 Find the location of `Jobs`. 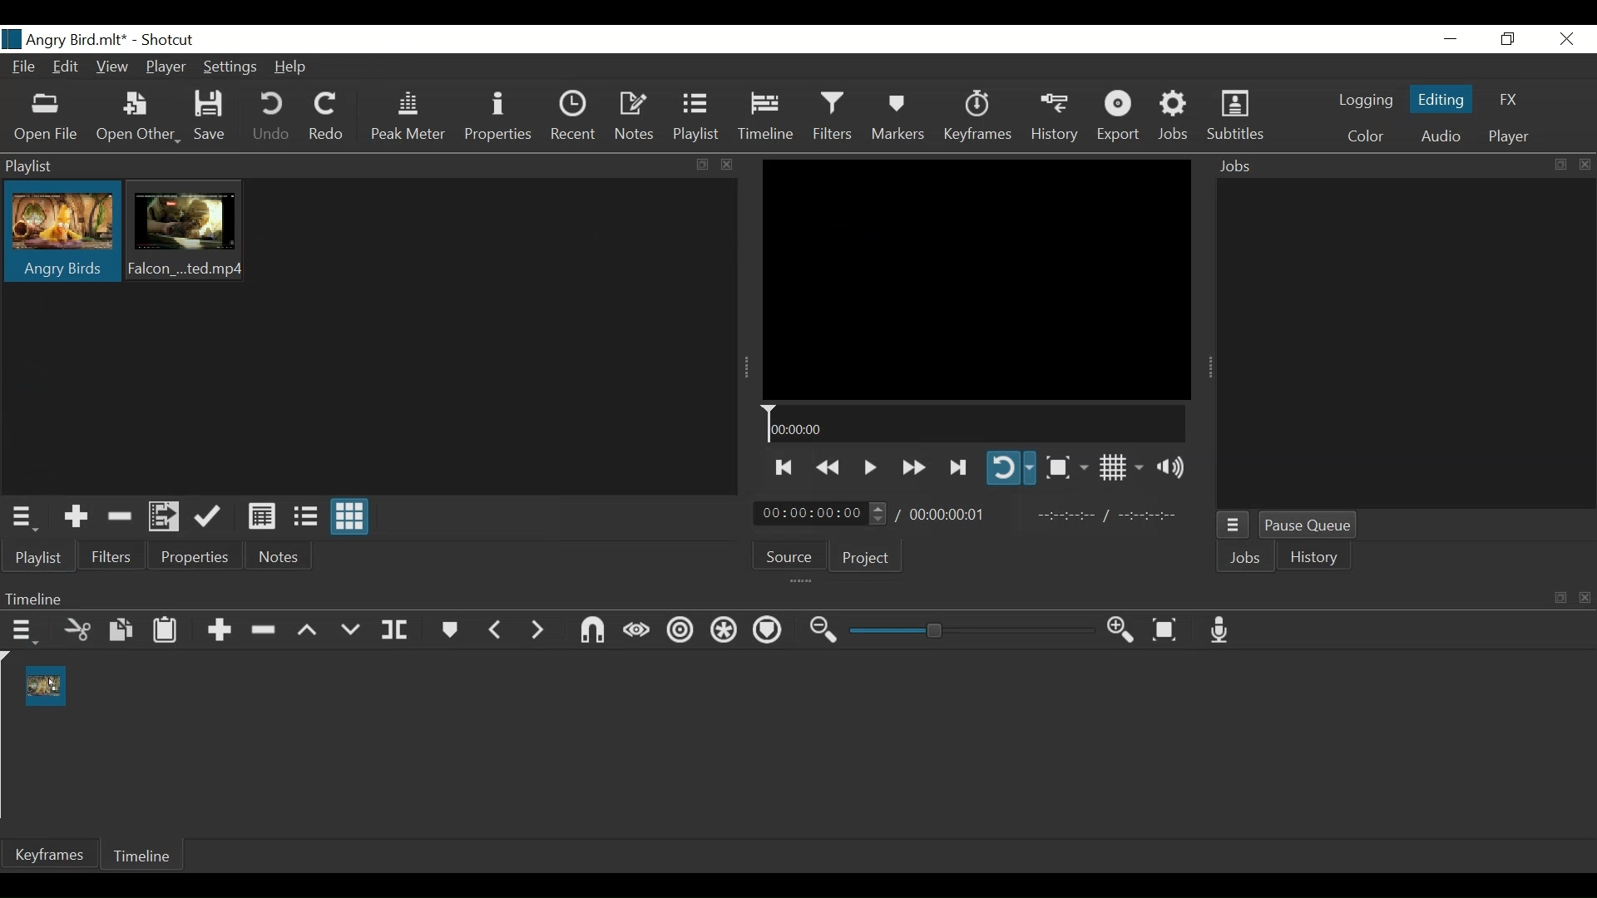

Jobs is located at coordinates (1245, 557).